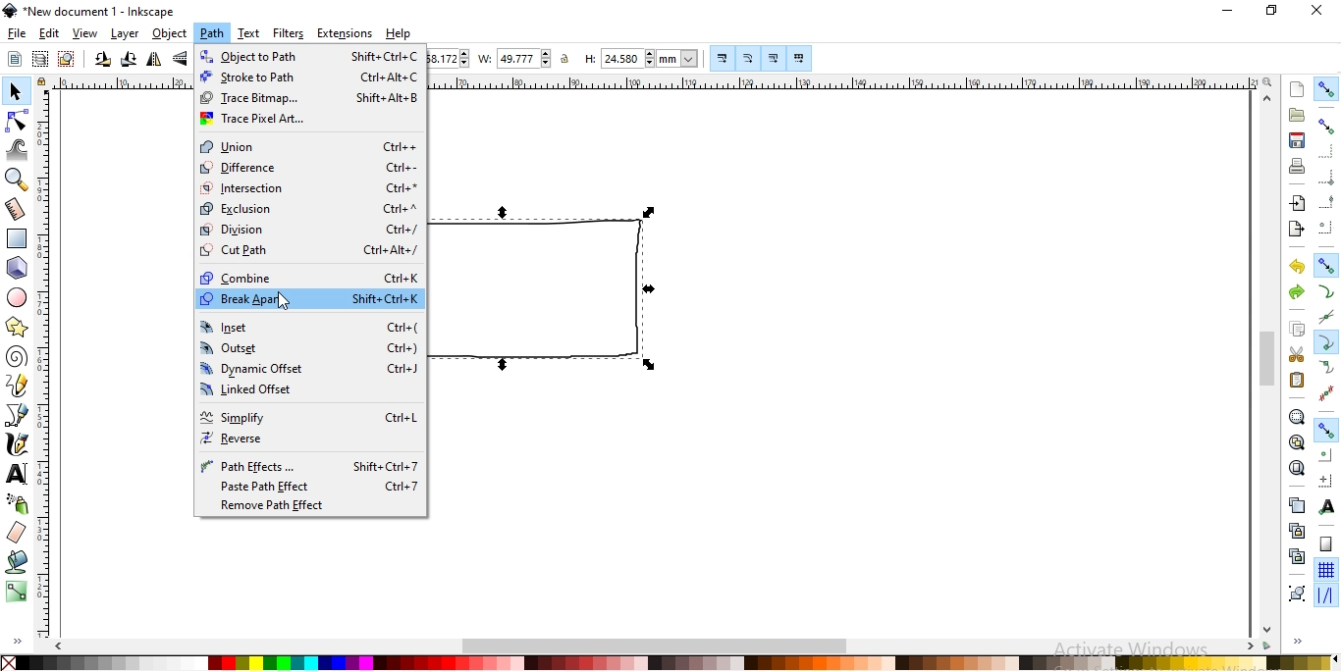 This screenshot has height=671, width=1341. What do you see at coordinates (19, 533) in the screenshot?
I see `erase existing paths` at bounding box center [19, 533].